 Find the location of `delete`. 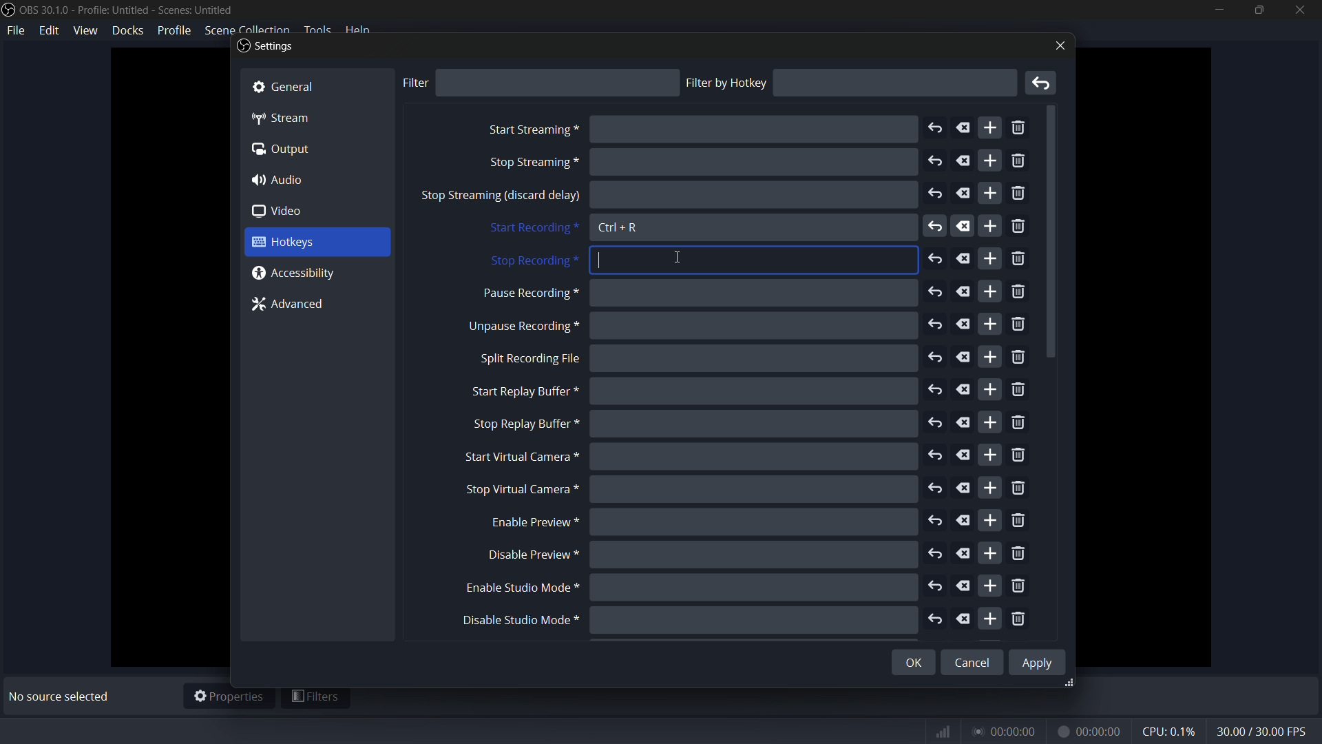

delete is located at coordinates (965, 619).